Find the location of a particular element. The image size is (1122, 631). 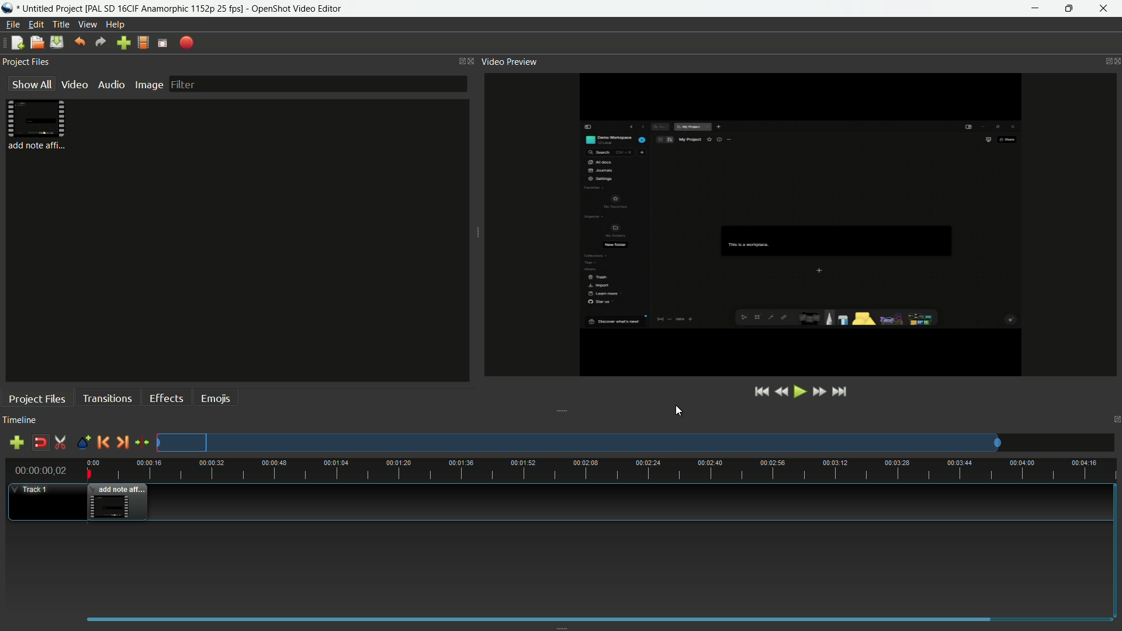

jump to start is located at coordinates (761, 392).